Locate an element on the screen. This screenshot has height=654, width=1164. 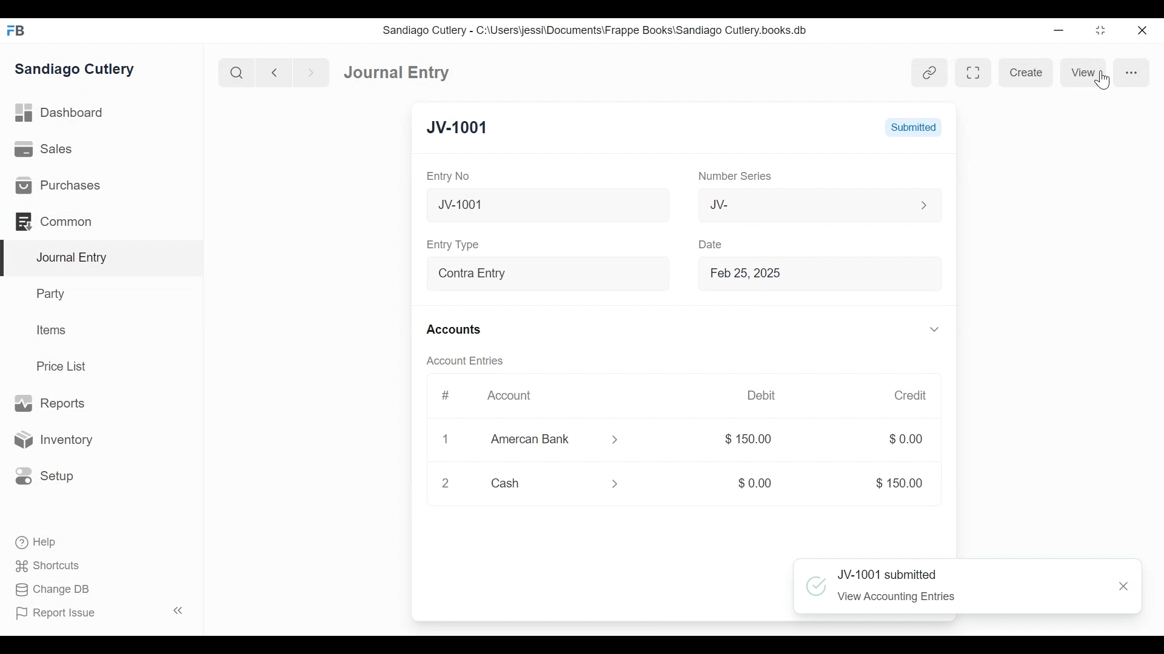
New Journal Entry 06 is located at coordinates (544, 206).